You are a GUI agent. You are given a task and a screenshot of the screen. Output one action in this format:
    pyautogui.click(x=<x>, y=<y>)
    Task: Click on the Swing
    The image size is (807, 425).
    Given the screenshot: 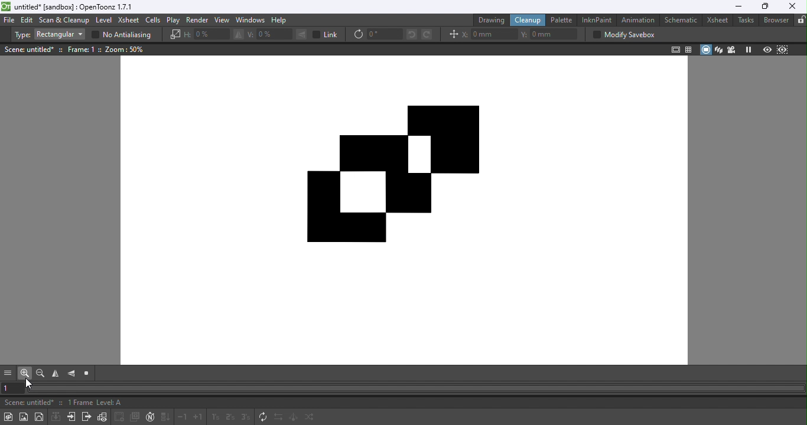 What is the action you would take?
    pyautogui.click(x=294, y=418)
    